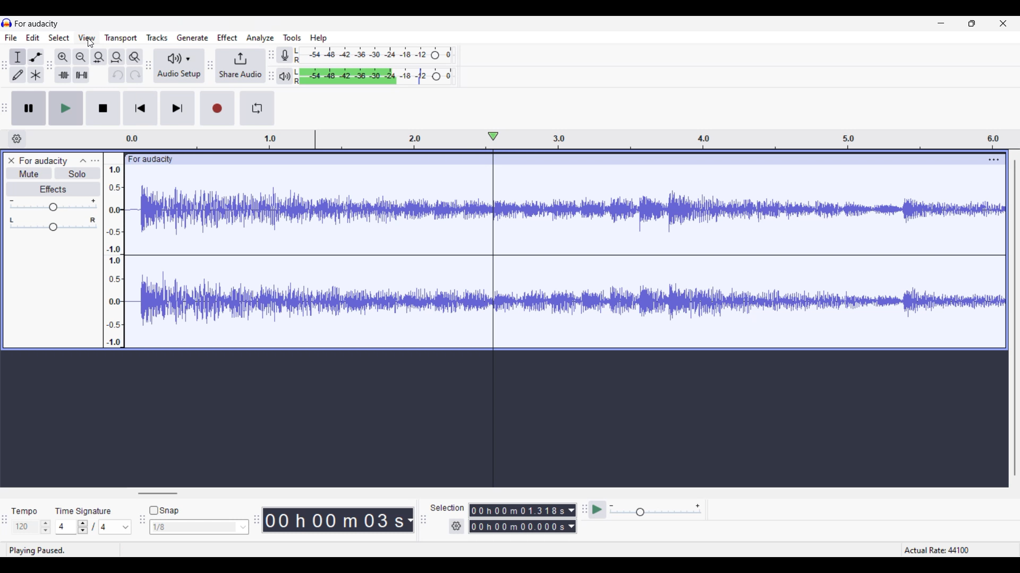 The width and height of the screenshot is (1020, 573). Describe the element at coordinates (227, 37) in the screenshot. I see `Effect menu` at that location.